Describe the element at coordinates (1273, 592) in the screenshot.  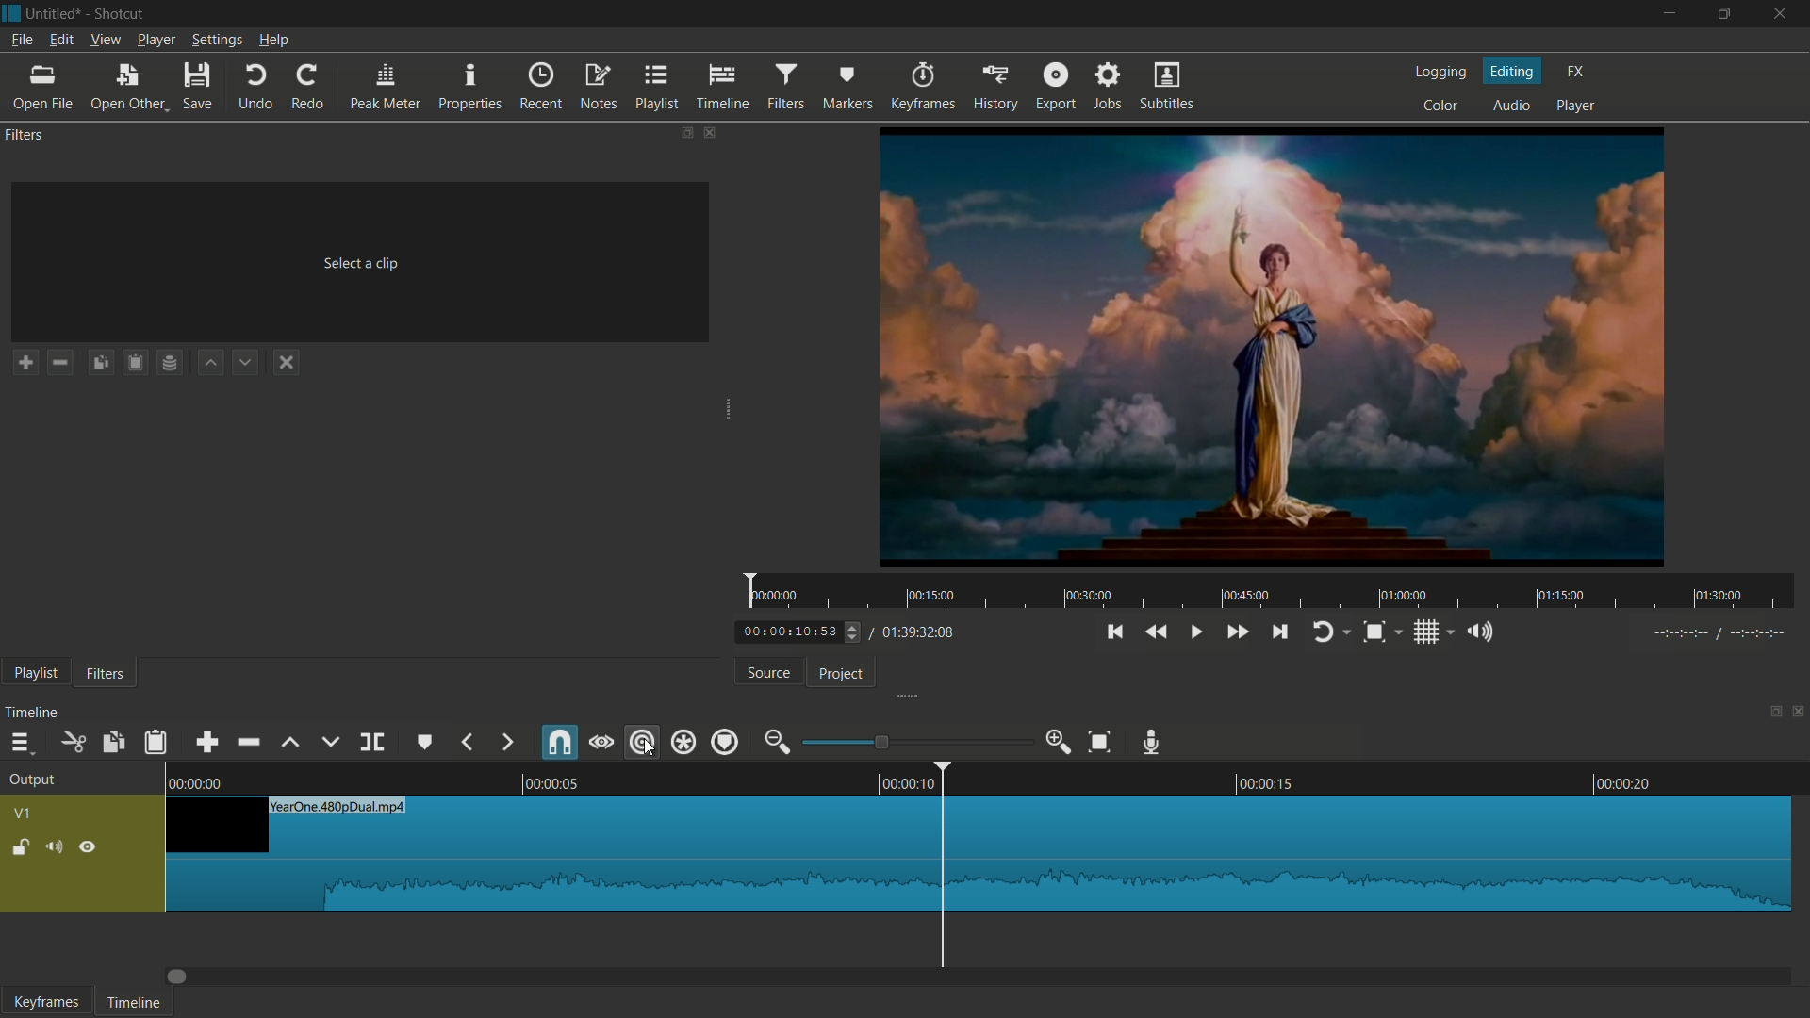
I see `time` at that location.